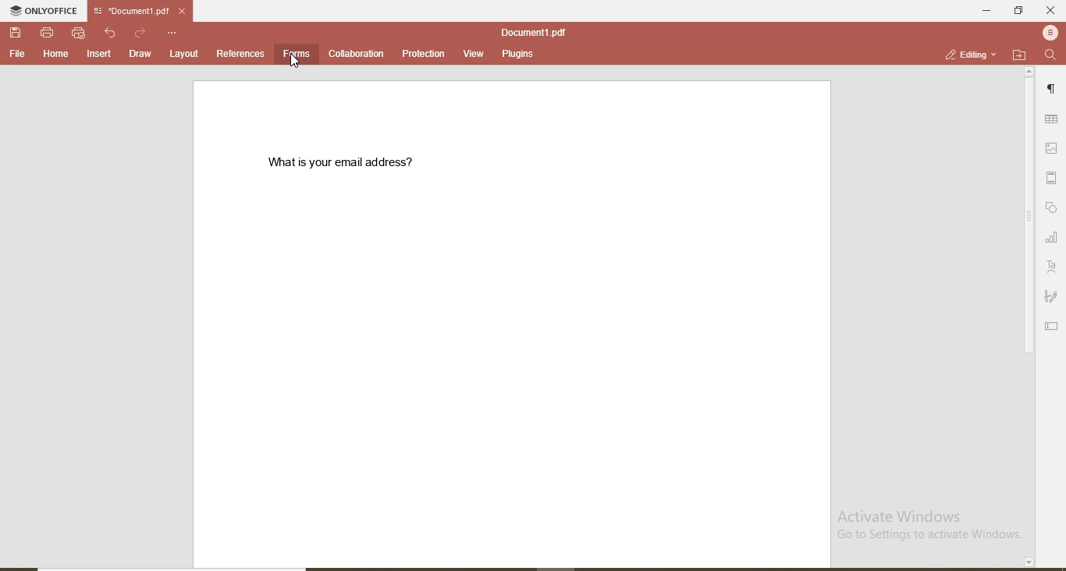 Image resolution: width=1066 pixels, height=571 pixels. I want to click on edit text, so click(1054, 325).